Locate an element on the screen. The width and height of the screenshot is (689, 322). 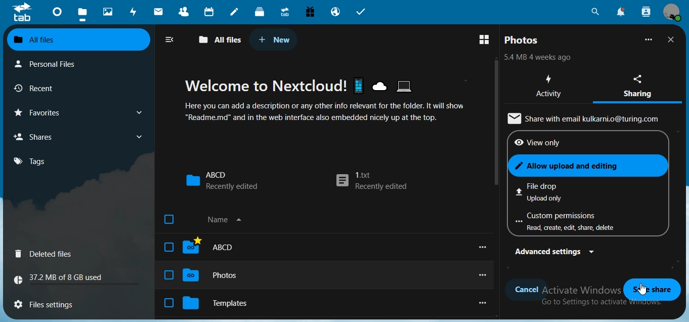
text is located at coordinates (340, 100).